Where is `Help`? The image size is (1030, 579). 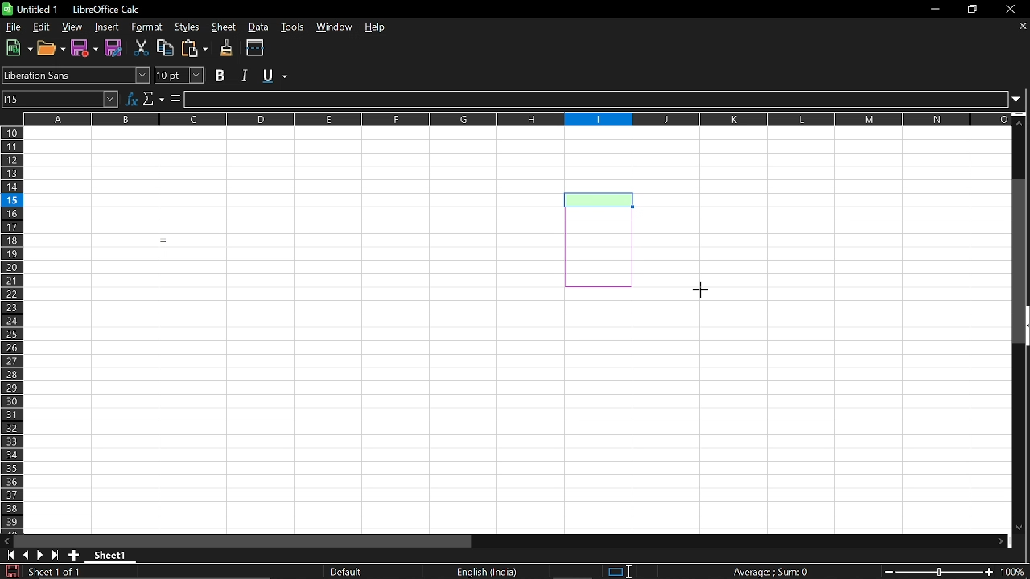
Help is located at coordinates (376, 29).